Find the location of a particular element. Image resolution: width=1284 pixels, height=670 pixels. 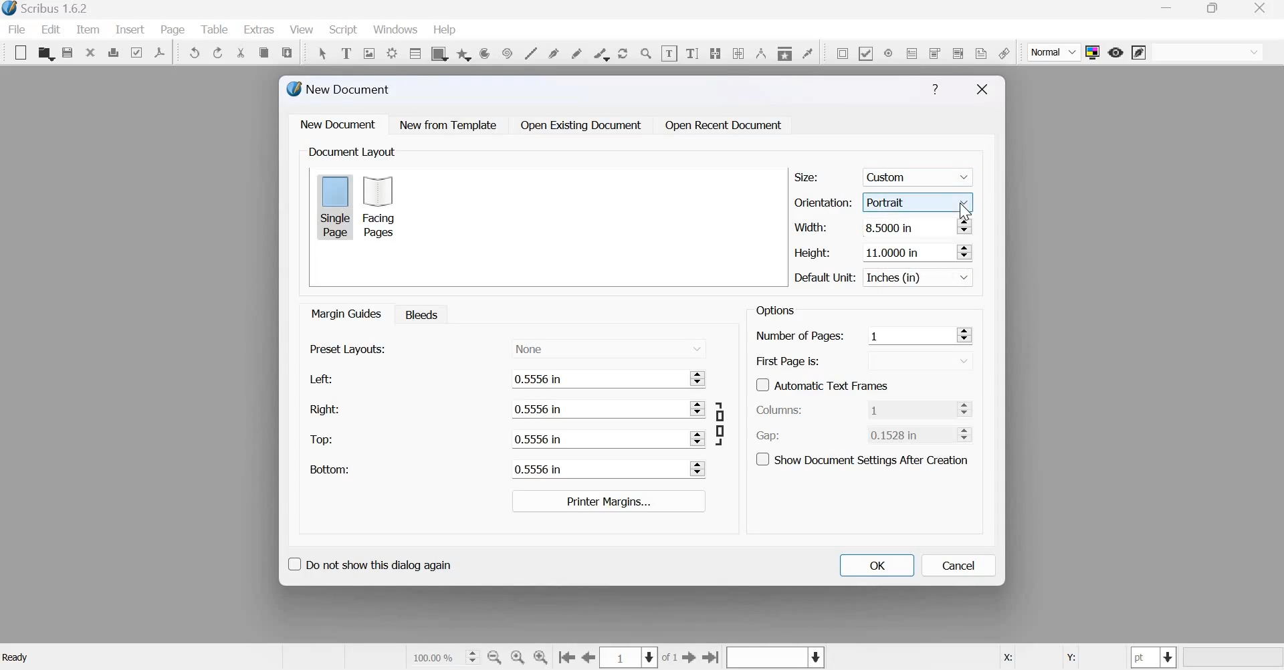

Ready is located at coordinates (17, 657).